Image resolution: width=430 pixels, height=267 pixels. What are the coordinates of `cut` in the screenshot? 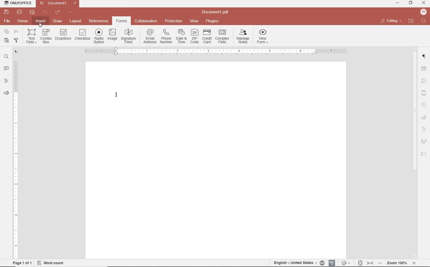 It's located at (16, 32).